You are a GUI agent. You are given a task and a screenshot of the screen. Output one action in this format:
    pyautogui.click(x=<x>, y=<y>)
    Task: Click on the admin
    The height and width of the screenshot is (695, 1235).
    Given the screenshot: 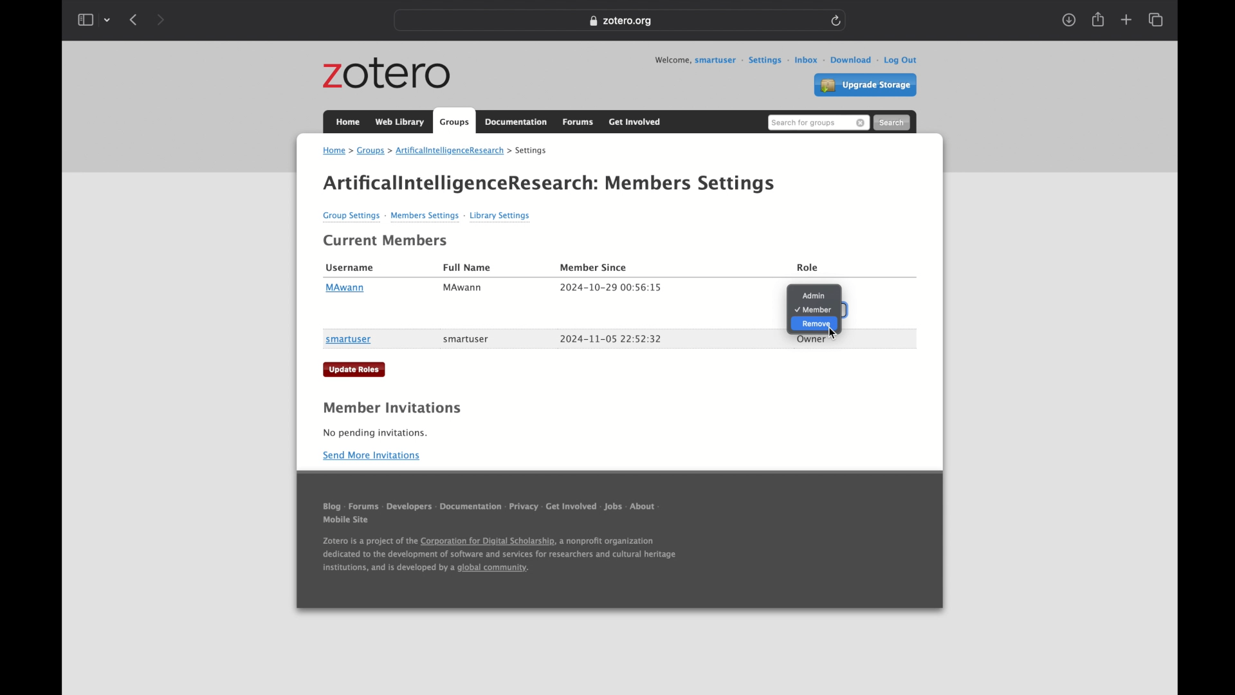 What is the action you would take?
    pyautogui.click(x=814, y=295)
    